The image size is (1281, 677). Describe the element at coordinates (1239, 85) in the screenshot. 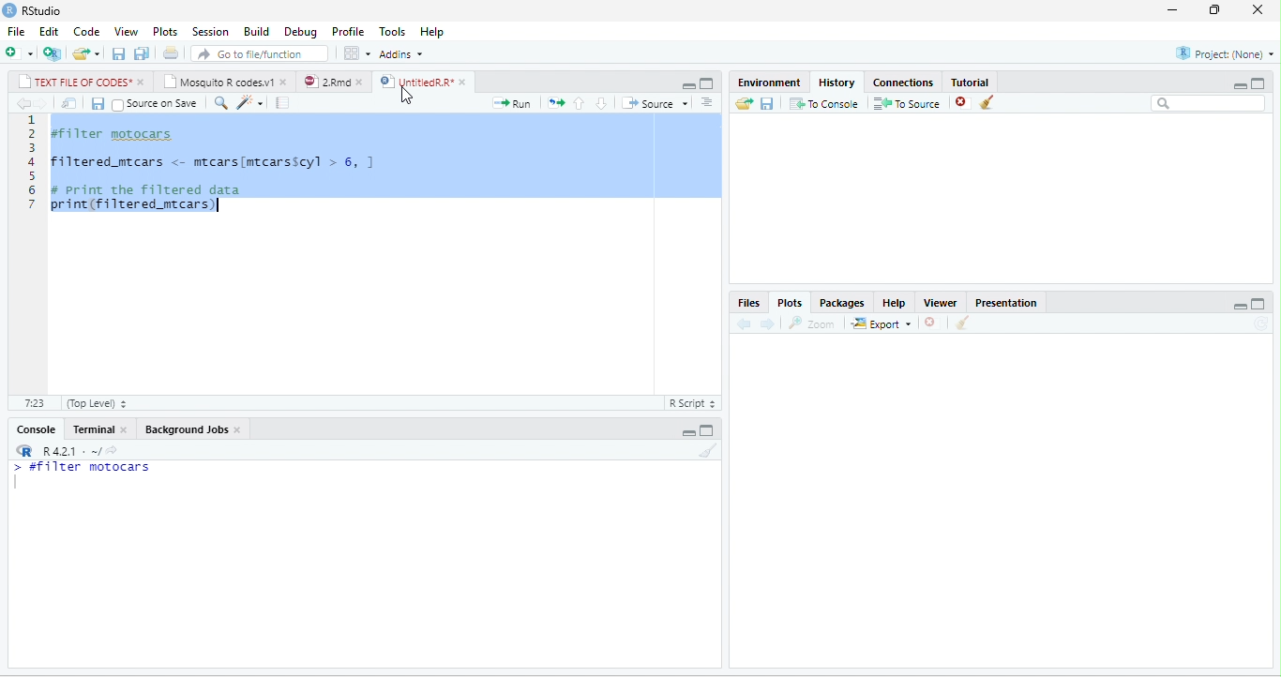

I see `minimize` at that location.